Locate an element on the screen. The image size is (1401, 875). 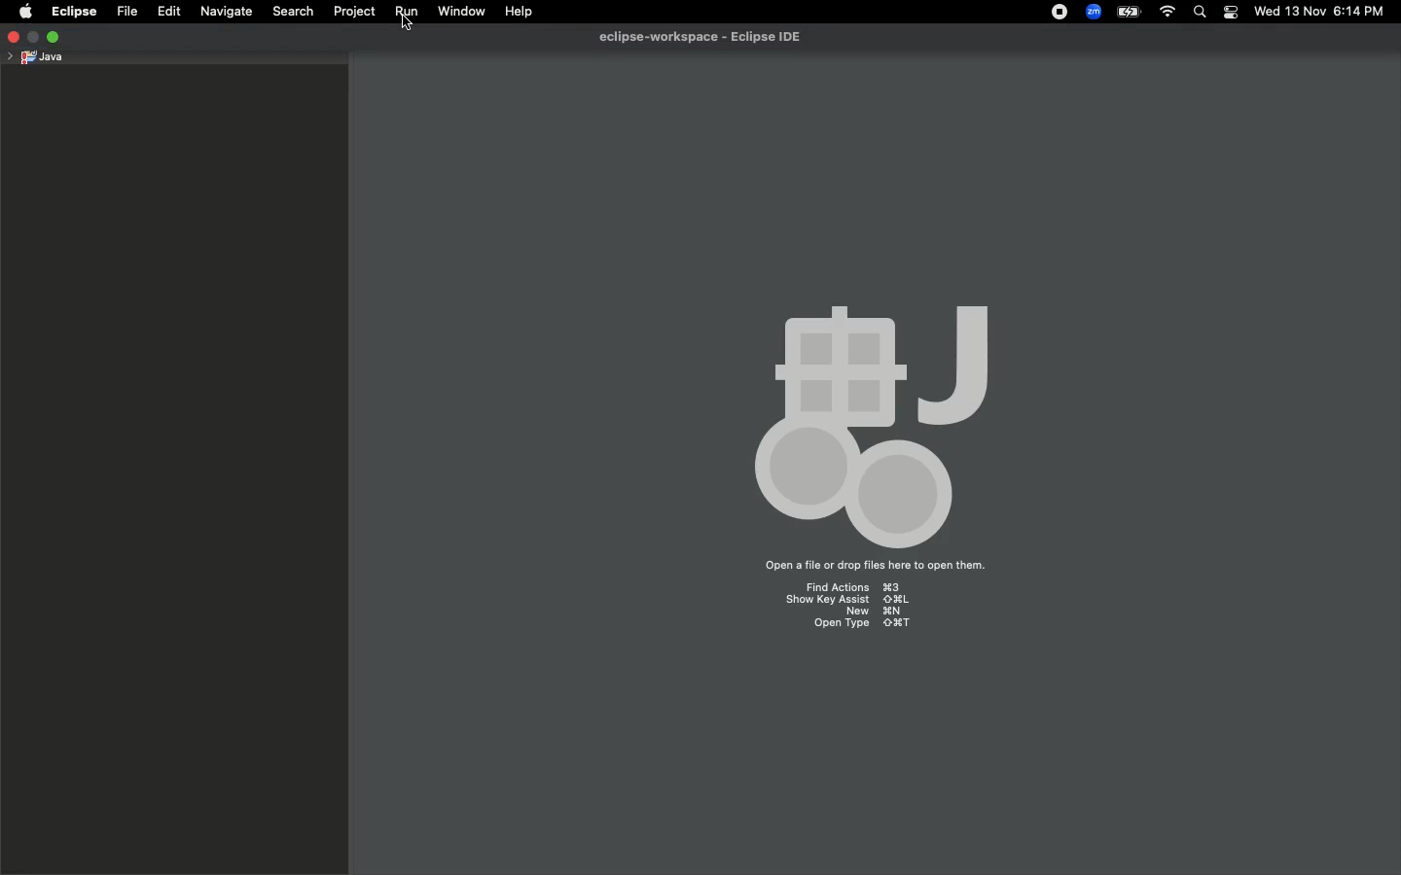
Close is located at coordinates (13, 35).